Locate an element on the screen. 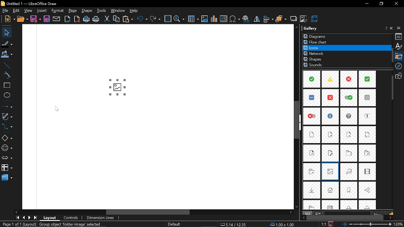 This screenshot has width=404, height=227. 3d effect is located at coordinates (315, 19).